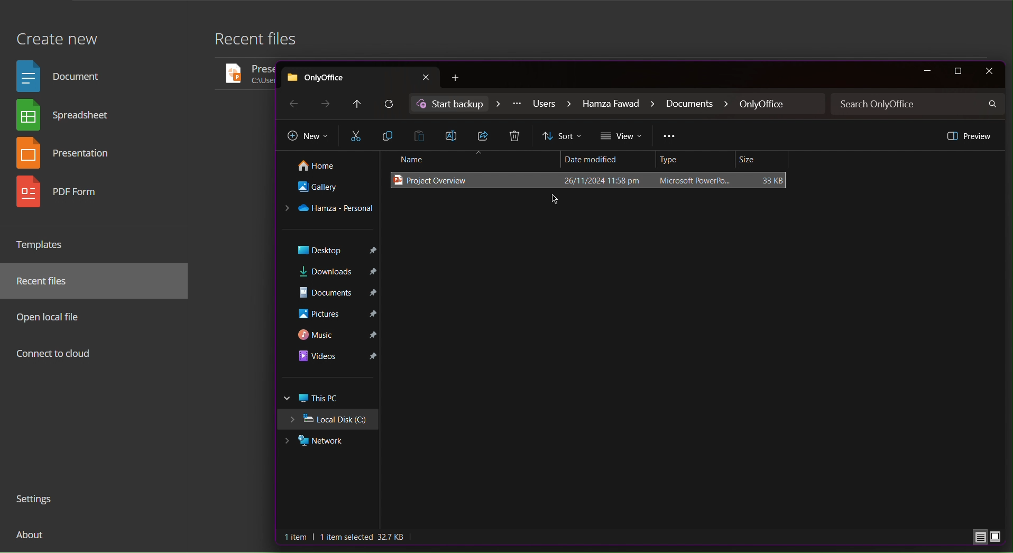  Describe the element at coordinates (331, 421) in the screenshot. I see `Local Disk` at that location.